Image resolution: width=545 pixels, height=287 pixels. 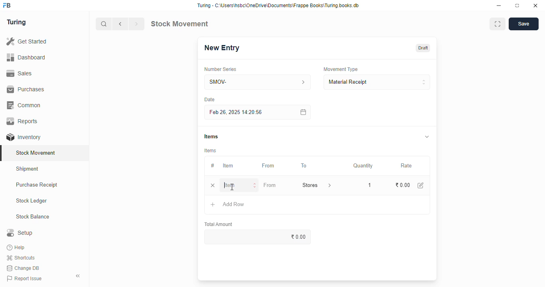 What do you see at coordinates (524, 24) in the screenshot?
I see `save` at bounding box center [524, 24].